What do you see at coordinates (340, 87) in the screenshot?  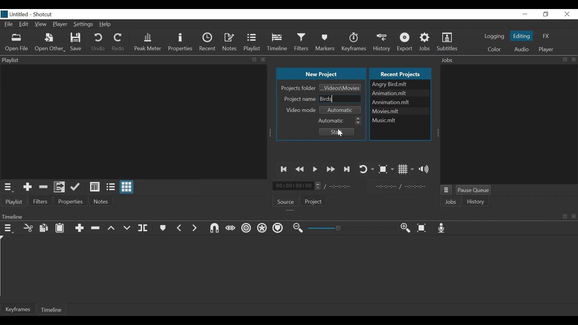 I see `Browse` at bounding box center [340, 87].